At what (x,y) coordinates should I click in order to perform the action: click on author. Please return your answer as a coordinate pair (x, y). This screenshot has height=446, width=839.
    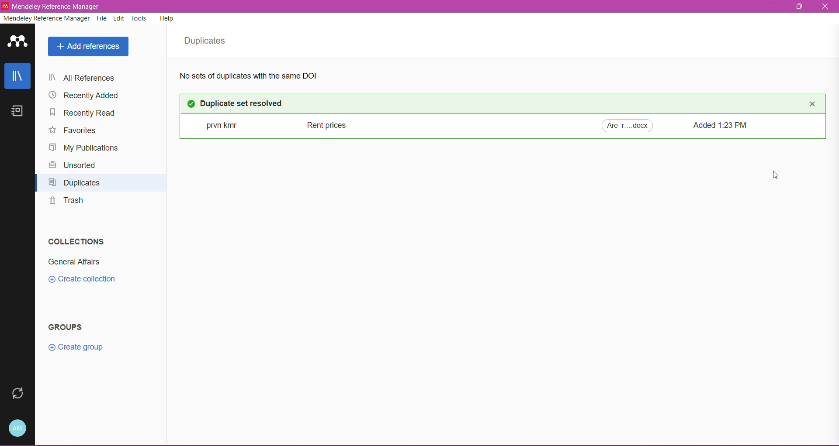
    Looking at the image, I should click on (216, 124).